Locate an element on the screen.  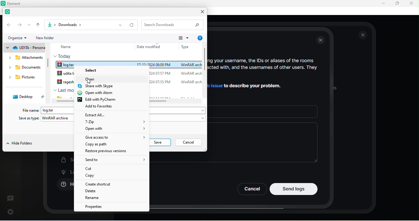
cancel is located at coordinates (190, 143).